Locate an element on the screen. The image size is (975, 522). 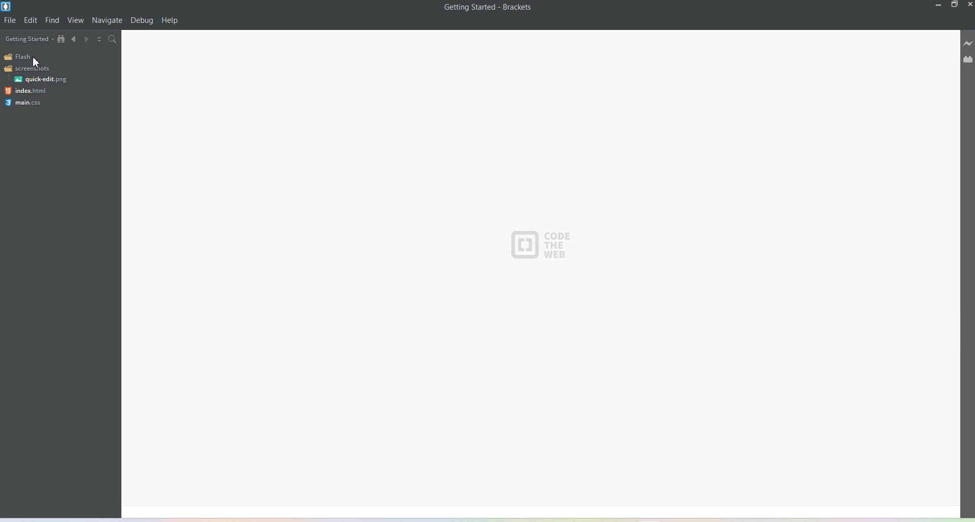
Text is located at coordinates (489, 7).